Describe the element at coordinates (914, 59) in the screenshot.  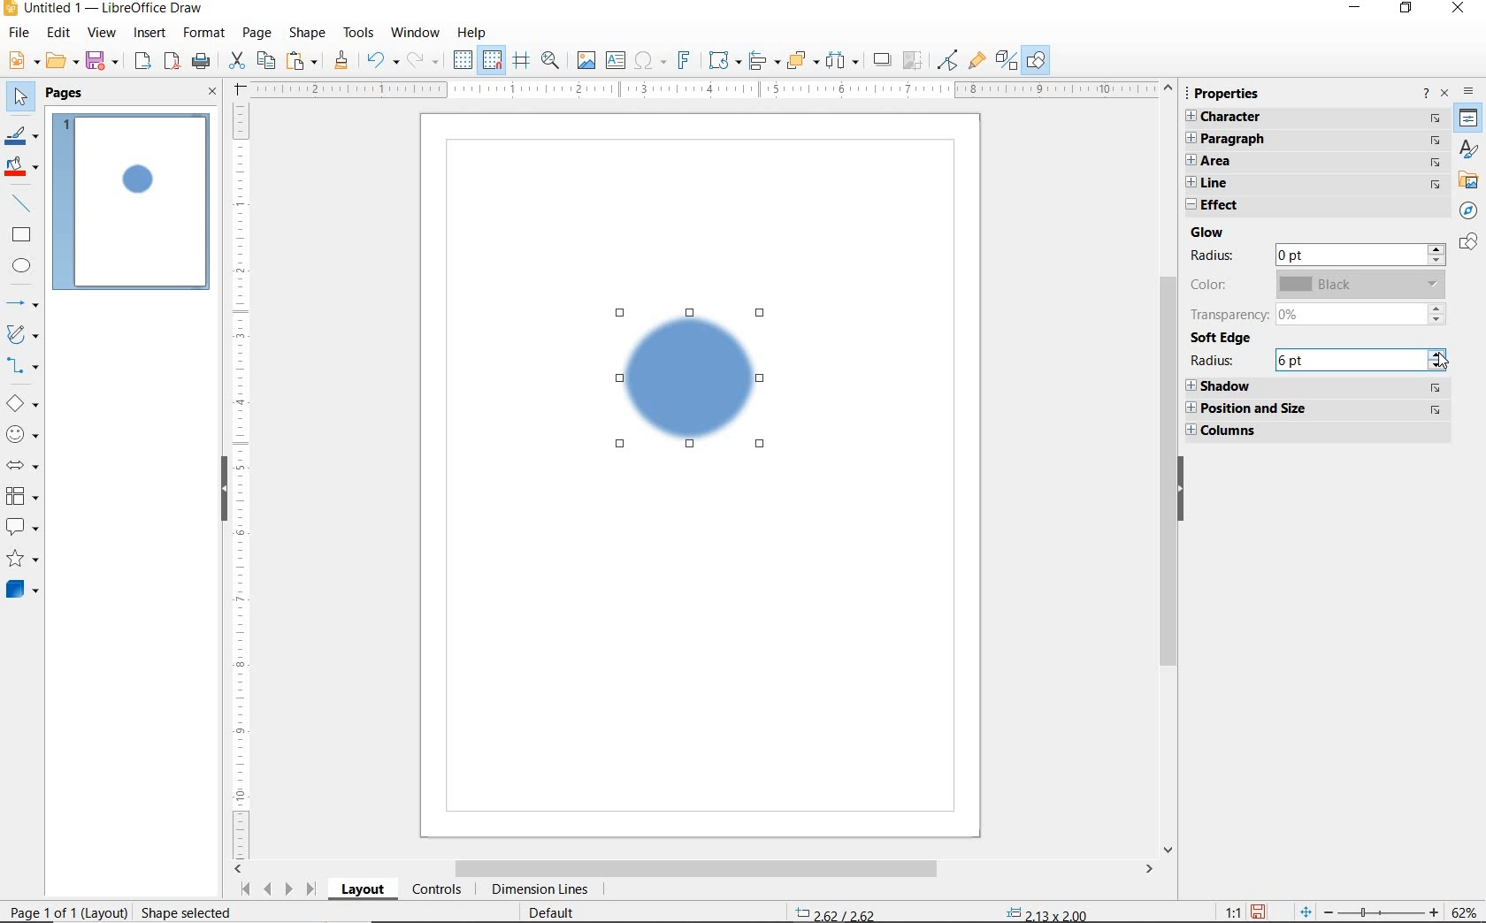
I see `CROP IMAGE` at that location.